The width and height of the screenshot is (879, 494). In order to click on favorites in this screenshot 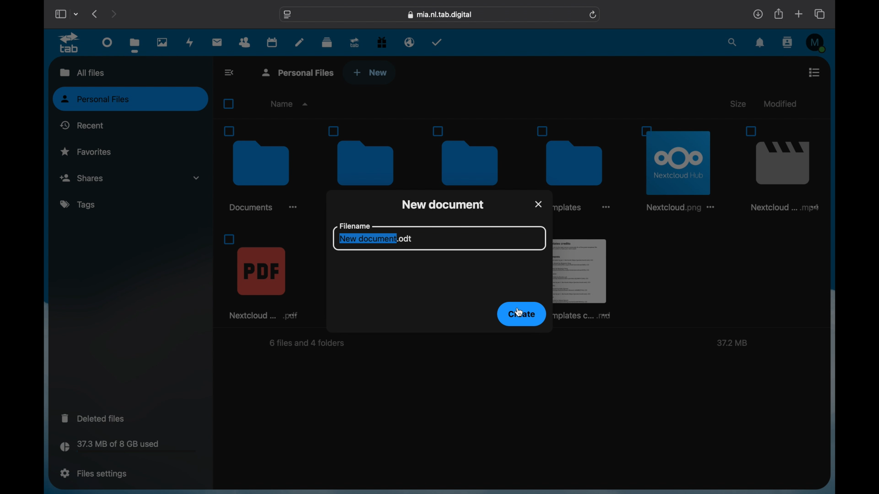, I will do `click(86, 151)`.